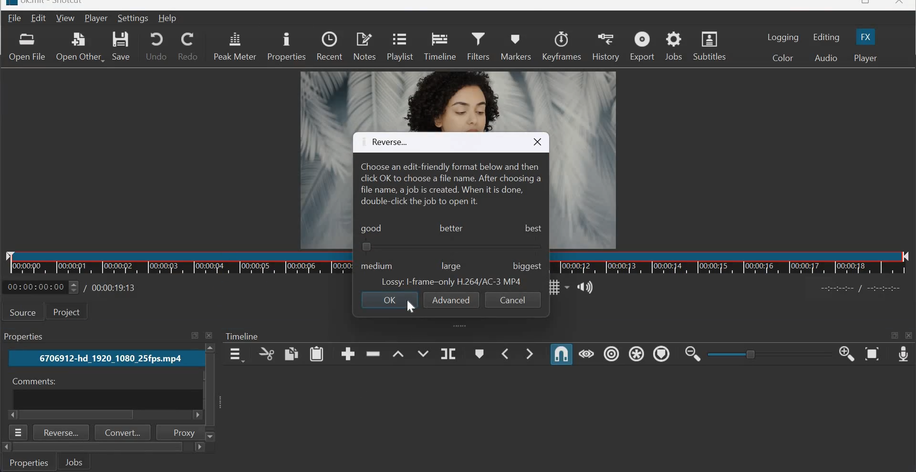 This screenshot has width=916, height=472. Describe the element at coordinates (195, 336) in the screenshot. I see `Maximize` at that location.